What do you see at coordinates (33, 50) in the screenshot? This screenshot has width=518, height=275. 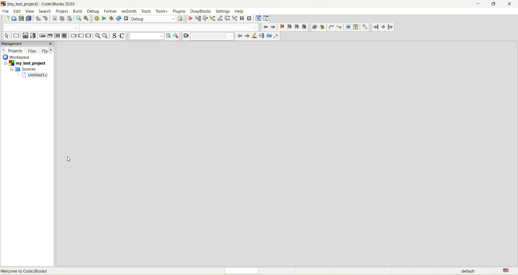 I see `files` at bounding box center [33, 50].